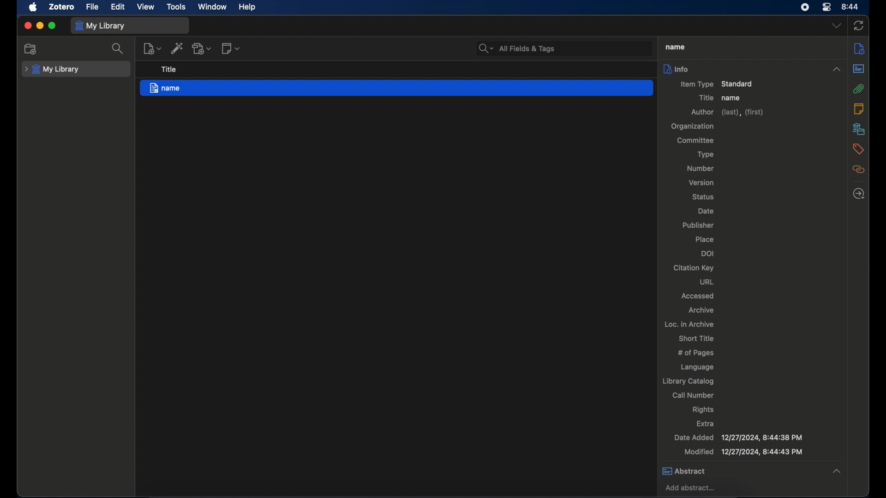  I want to click on publisher, so click(697, 225).